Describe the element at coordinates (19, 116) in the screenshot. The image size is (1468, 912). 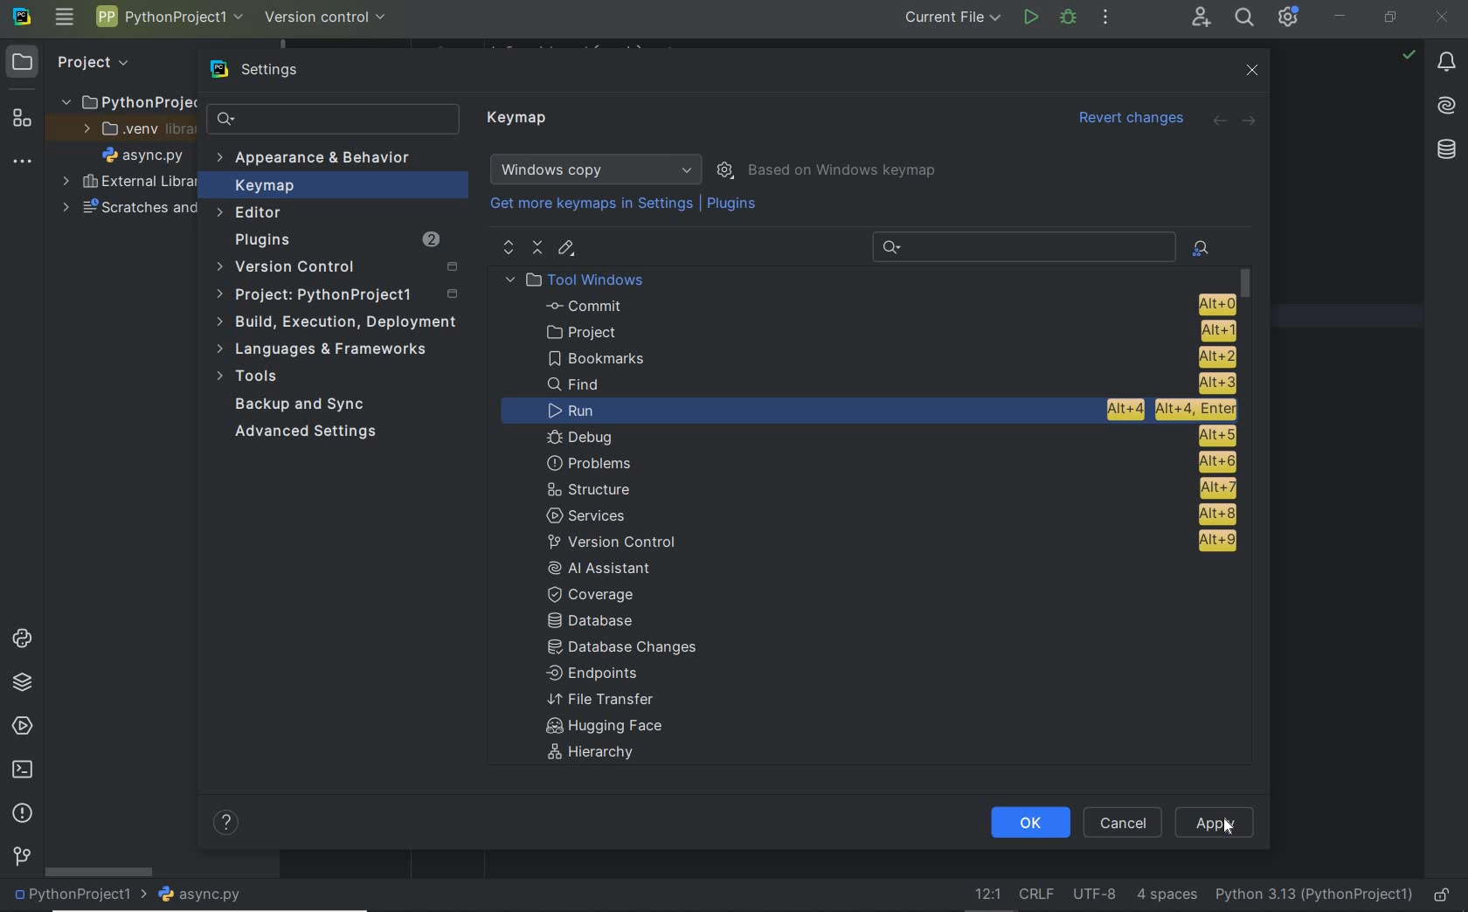
I see `structure` at that location.